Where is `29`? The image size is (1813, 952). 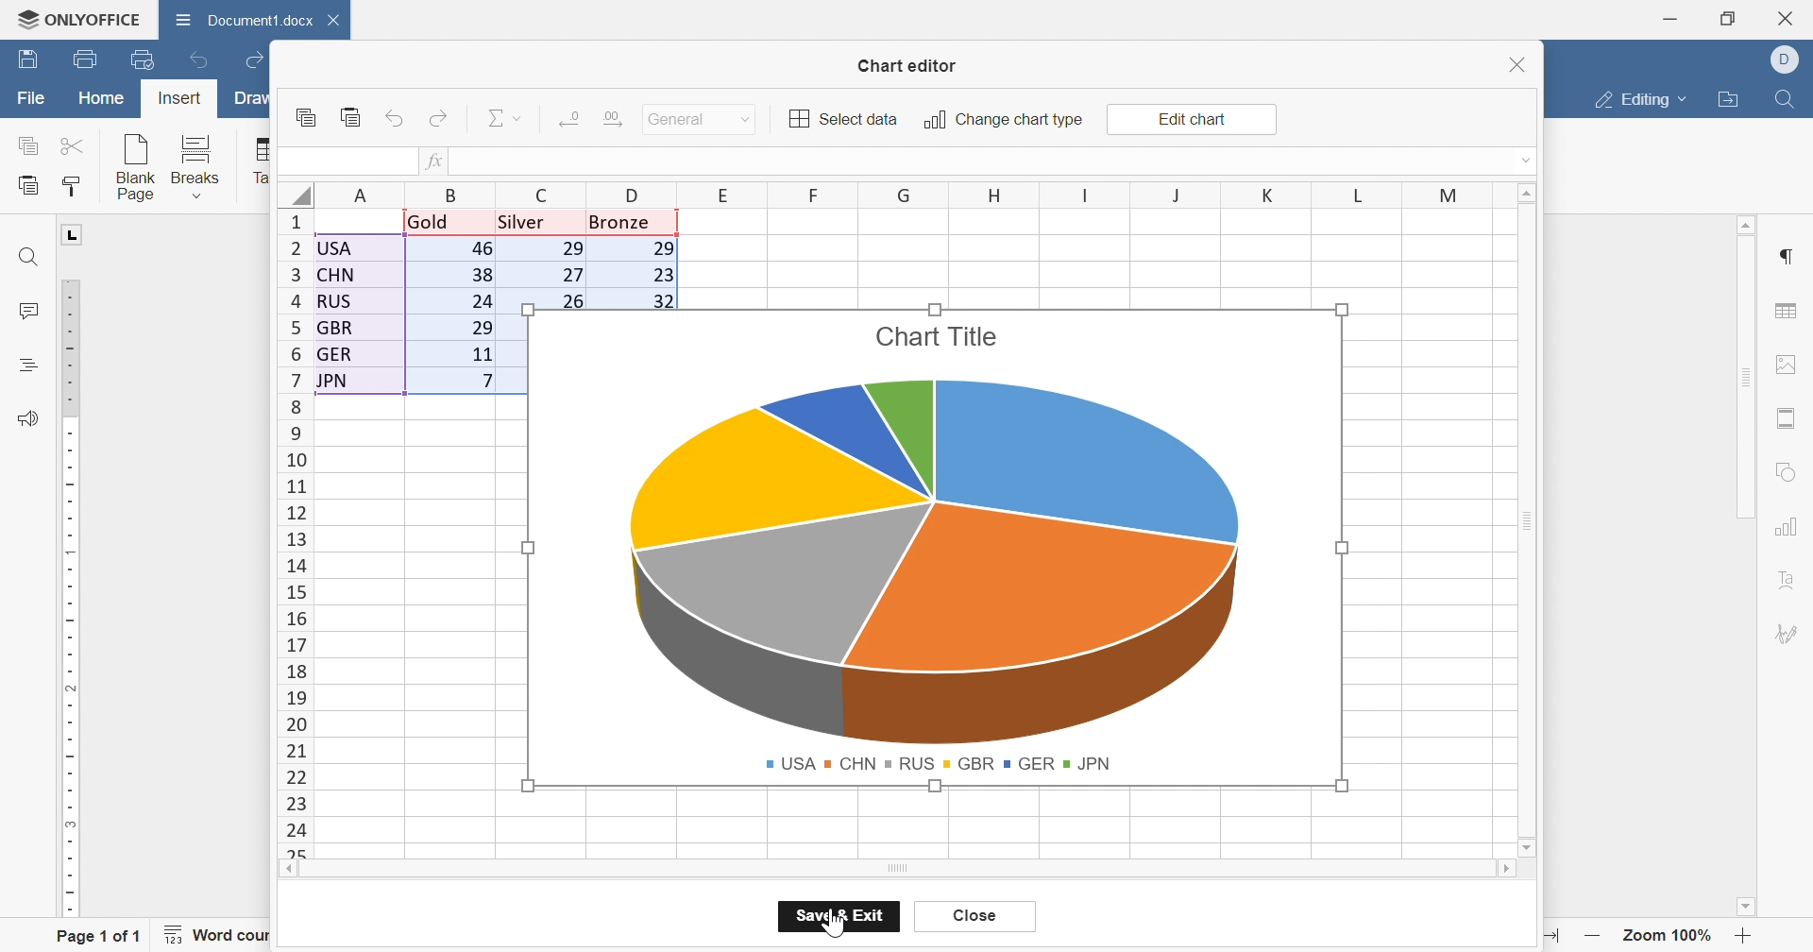 29 is located at coordinates (575, 249).